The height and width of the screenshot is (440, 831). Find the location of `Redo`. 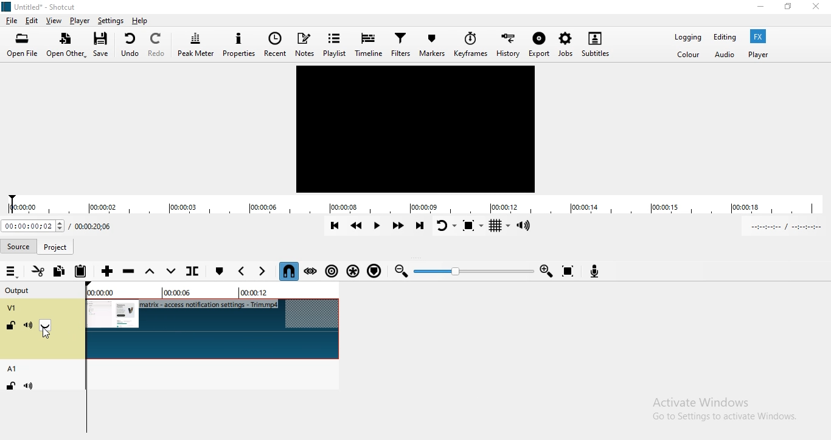

Redo is located at coordinates (158, 44).